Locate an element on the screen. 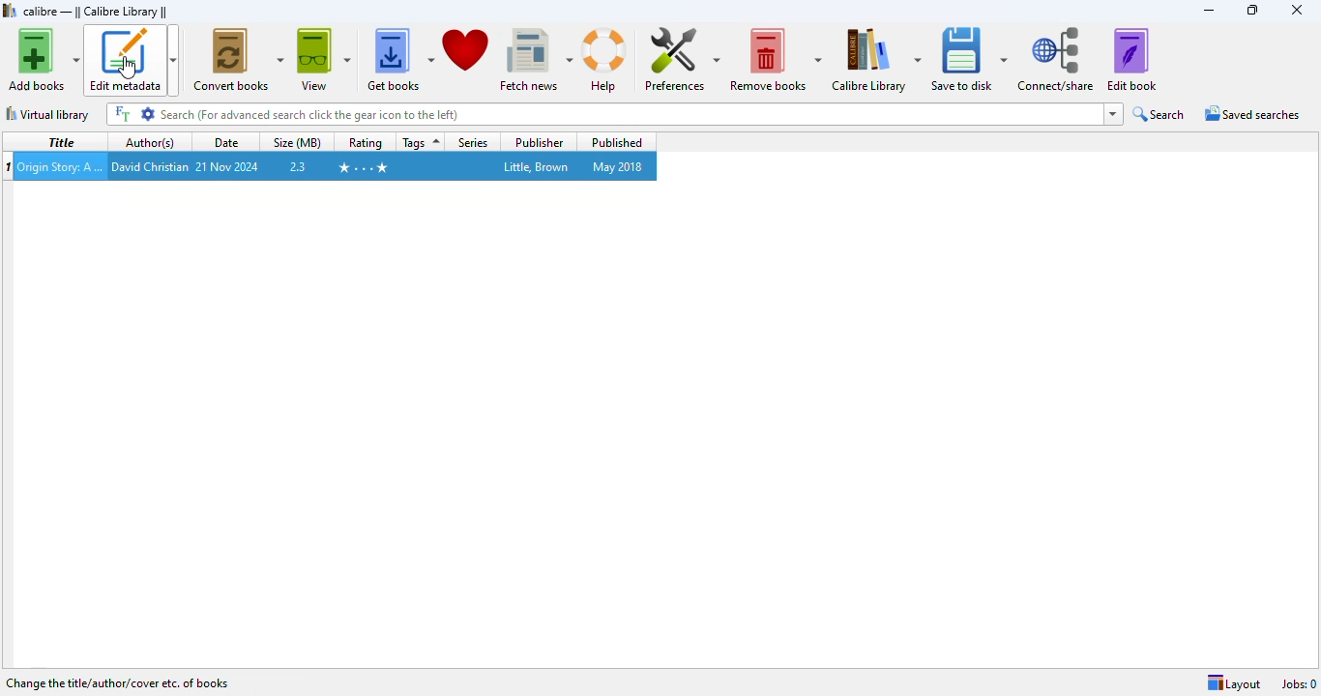  donate to support calibre is located at coordinates (466, 50).